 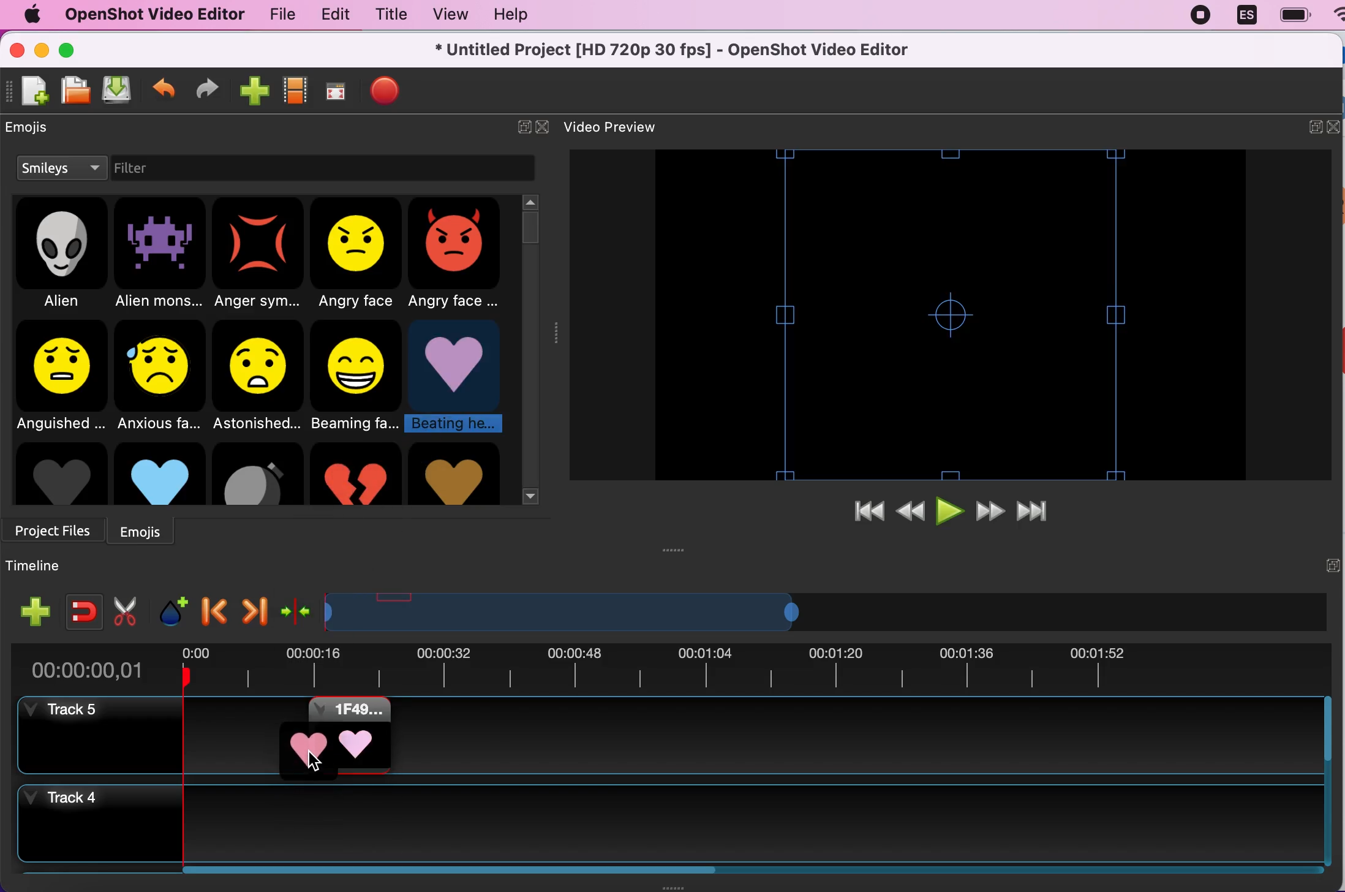 I want to click on Blue heart, so click(x=159, y=473).